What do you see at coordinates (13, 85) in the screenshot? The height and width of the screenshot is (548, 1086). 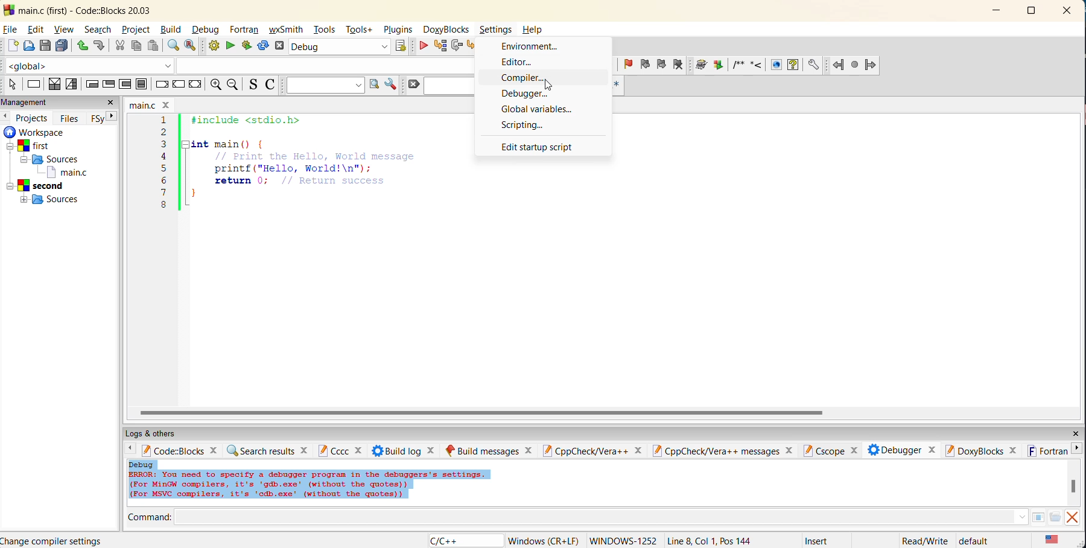 I see `select` at bounding box center [13, 85].